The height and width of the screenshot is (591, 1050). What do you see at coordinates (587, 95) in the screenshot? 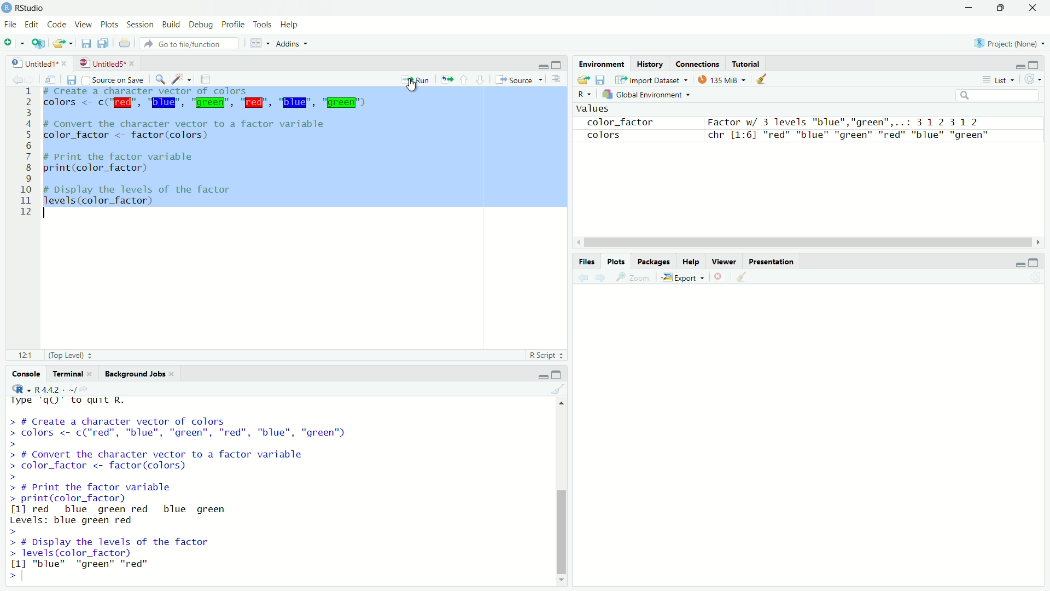
I see `select language` at bounding box center [587, 95].